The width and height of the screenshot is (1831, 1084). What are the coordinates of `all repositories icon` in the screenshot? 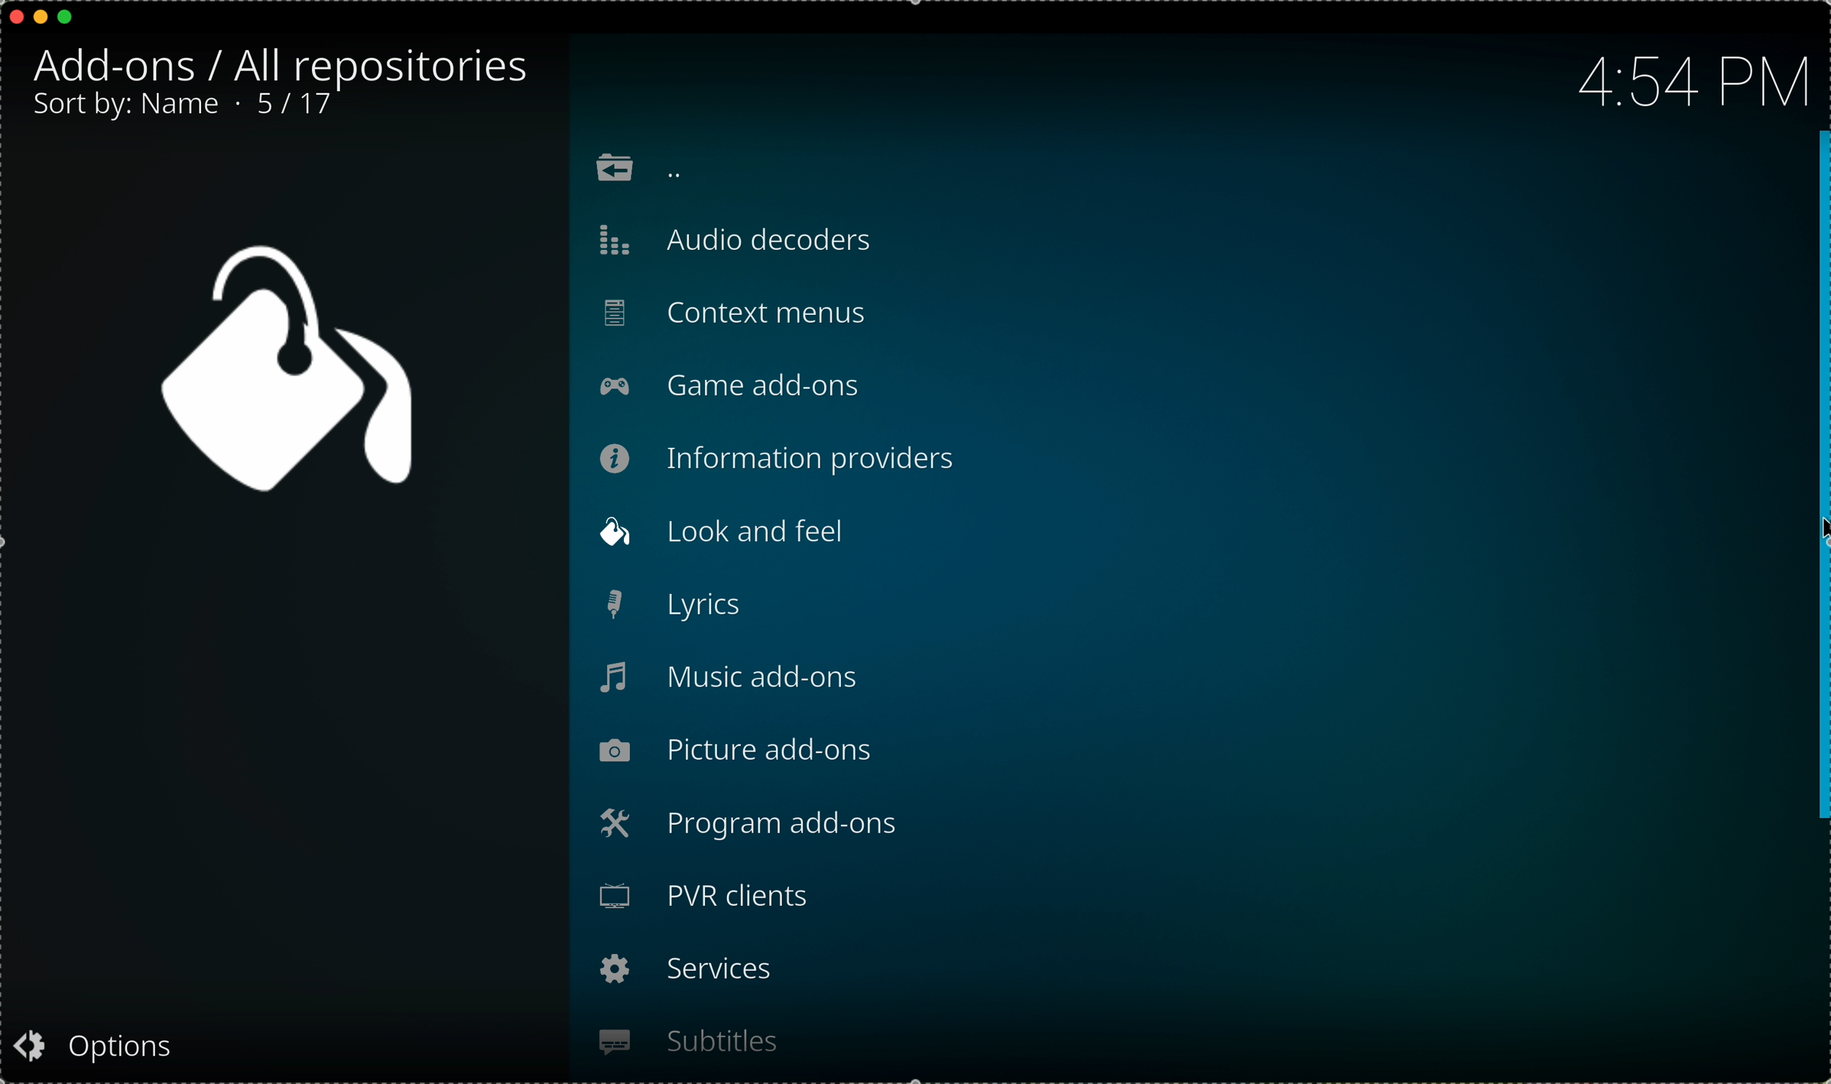 It's located at (277, 370).